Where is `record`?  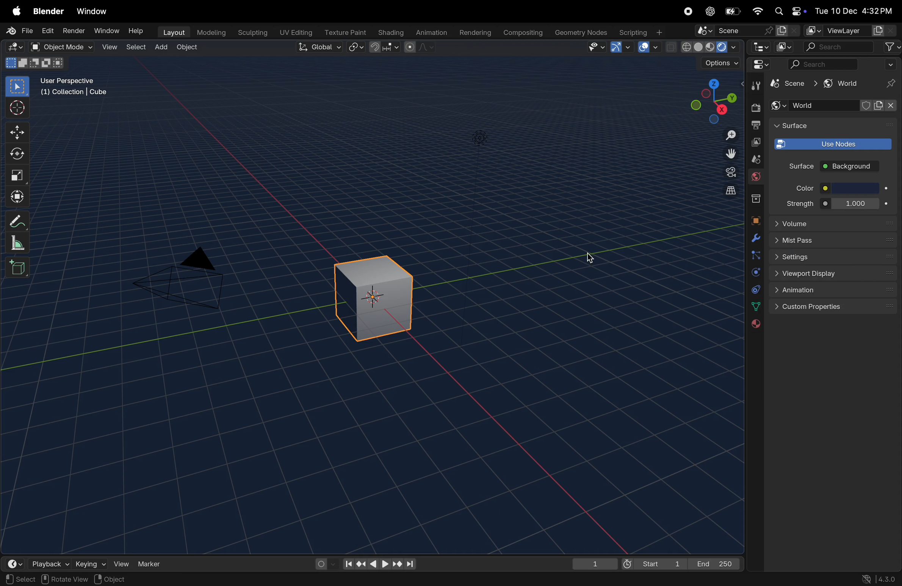
record is located at coordinates (690, 12).